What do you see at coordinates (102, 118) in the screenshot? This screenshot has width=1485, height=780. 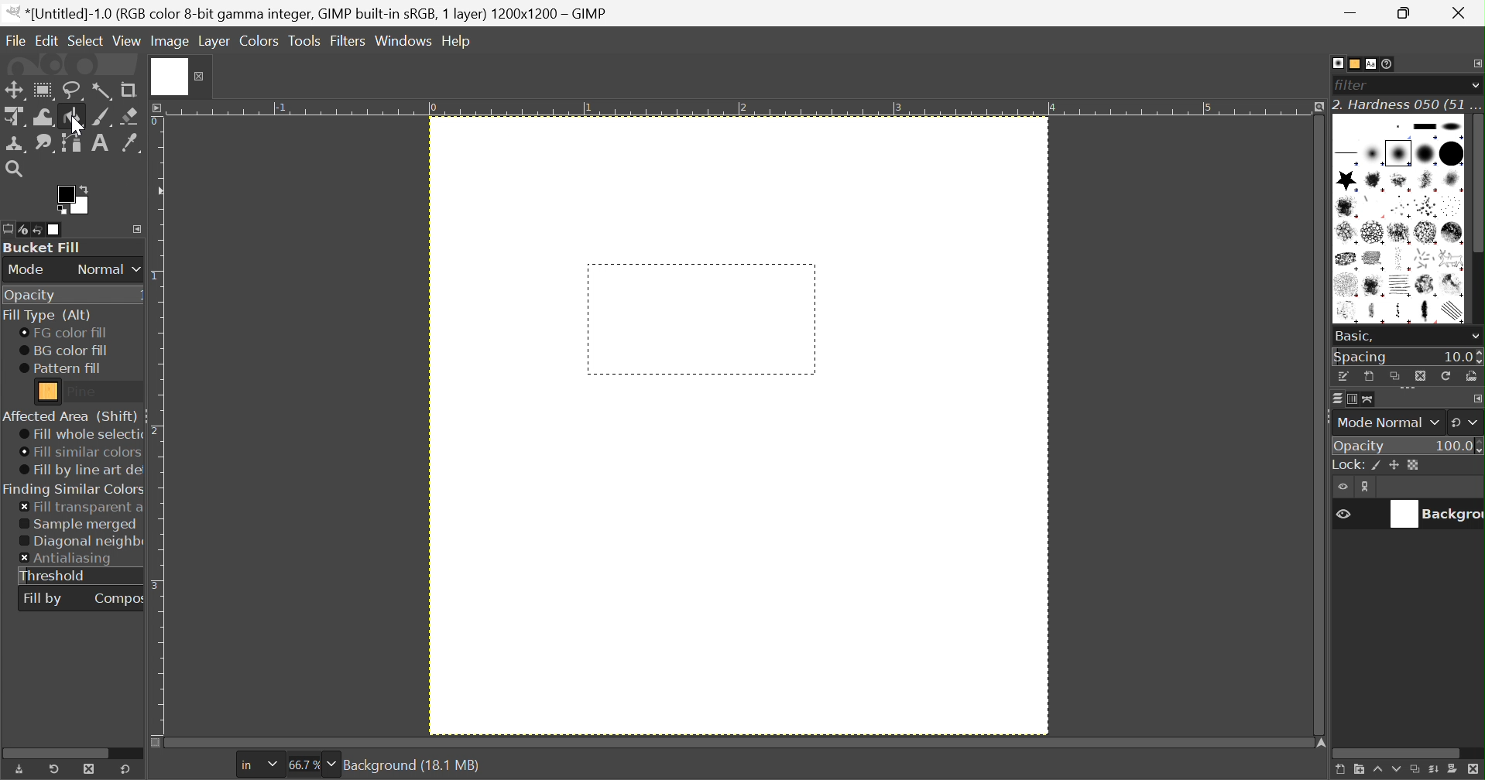 I see `Paintbrush Tool` at bounding box center [102, 118].